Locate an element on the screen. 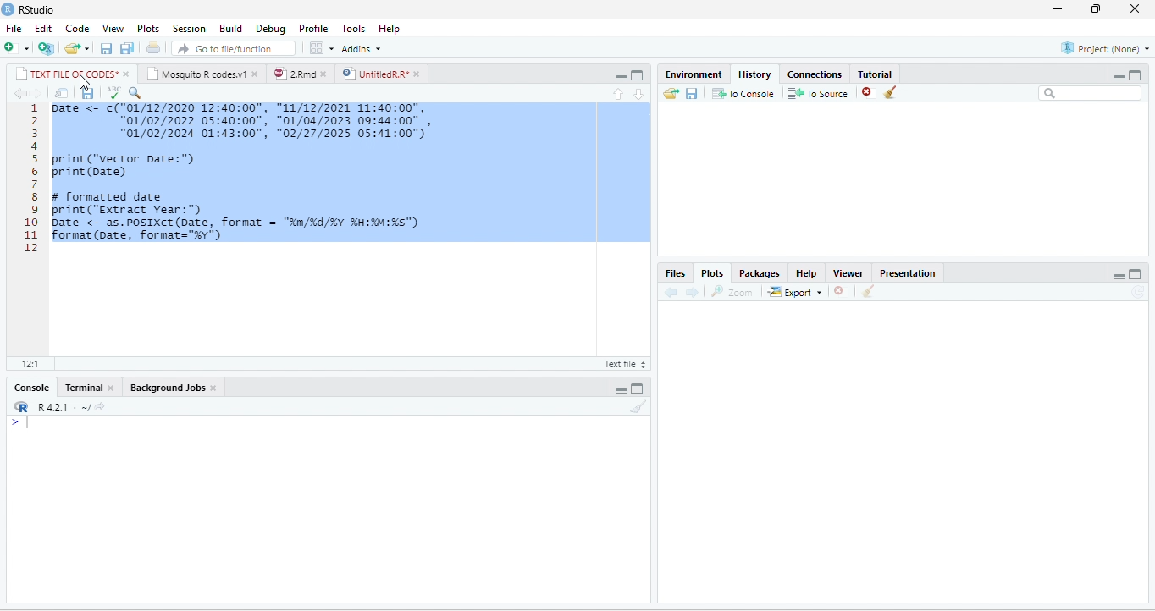 This screenshot has width=1155, height=611. History is located at coordinates (754, 75).